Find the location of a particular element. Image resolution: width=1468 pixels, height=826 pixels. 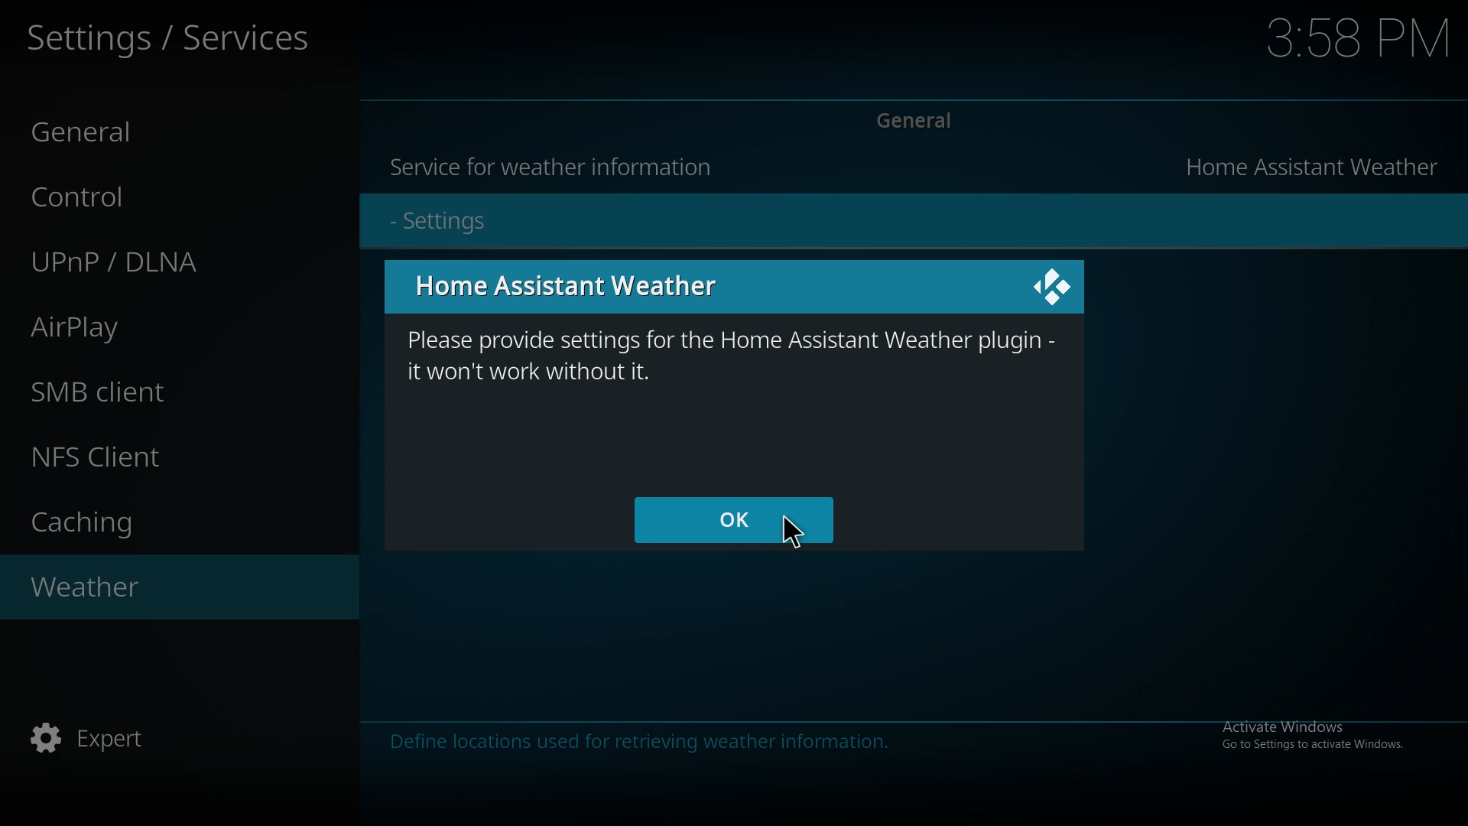

ok is located at coordinates (705, 520).